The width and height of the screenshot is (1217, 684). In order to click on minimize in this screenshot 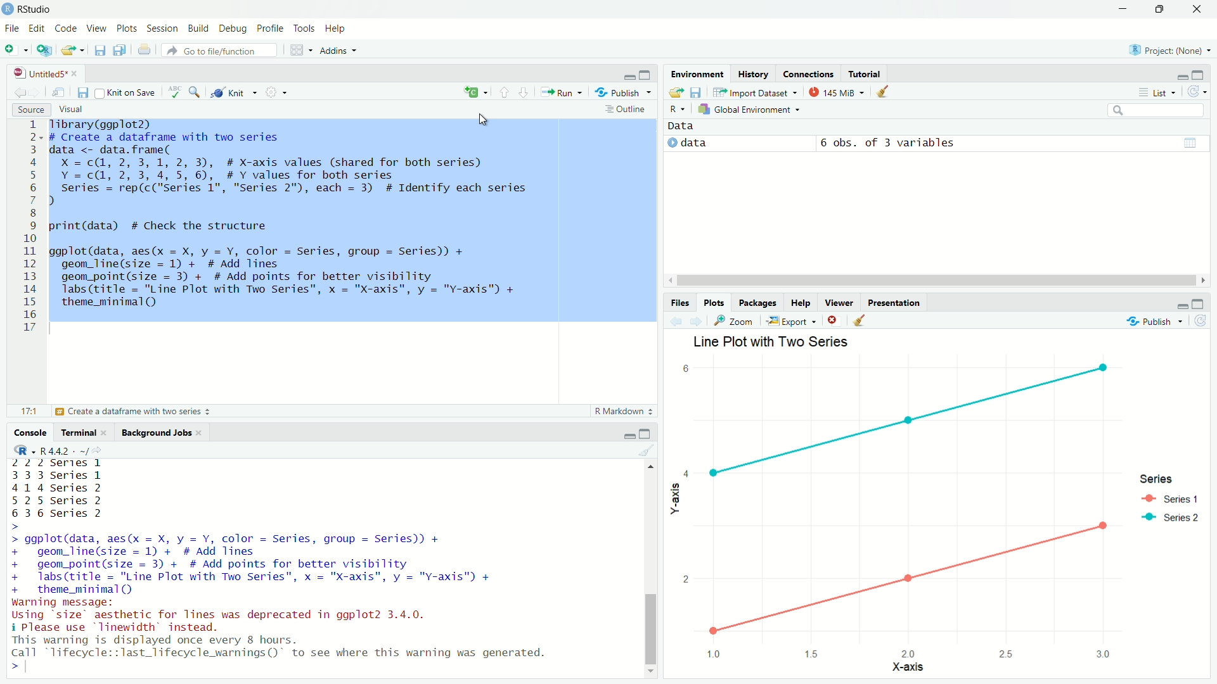, I will do `click(628, 434)`.